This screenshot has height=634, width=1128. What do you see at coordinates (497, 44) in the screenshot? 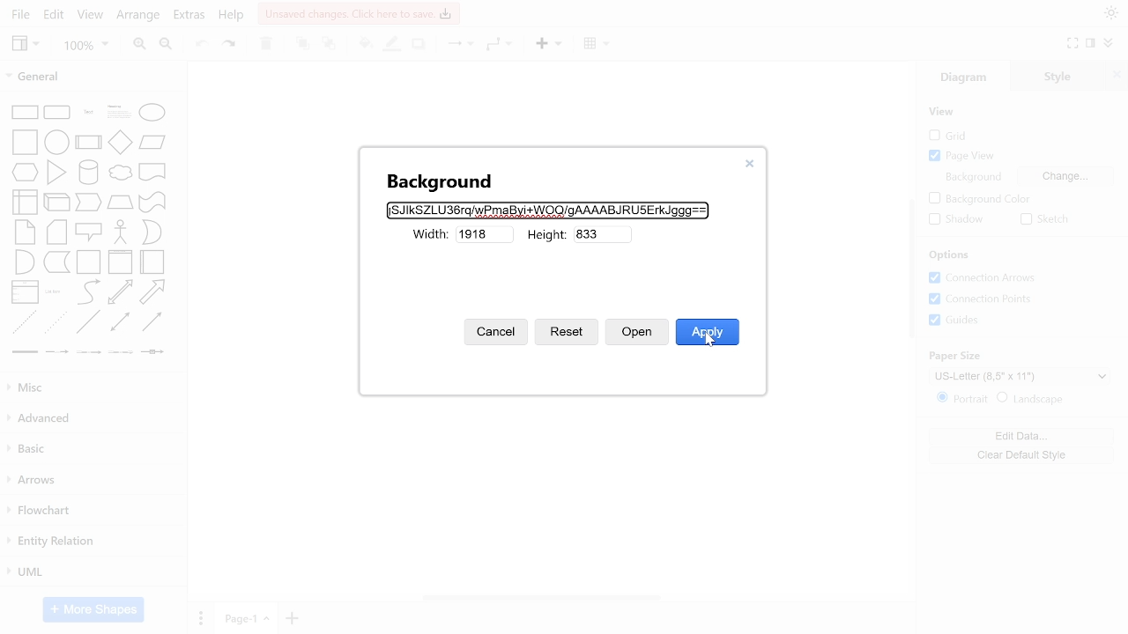
I see `waypoints` at bounding box center [497, 44].